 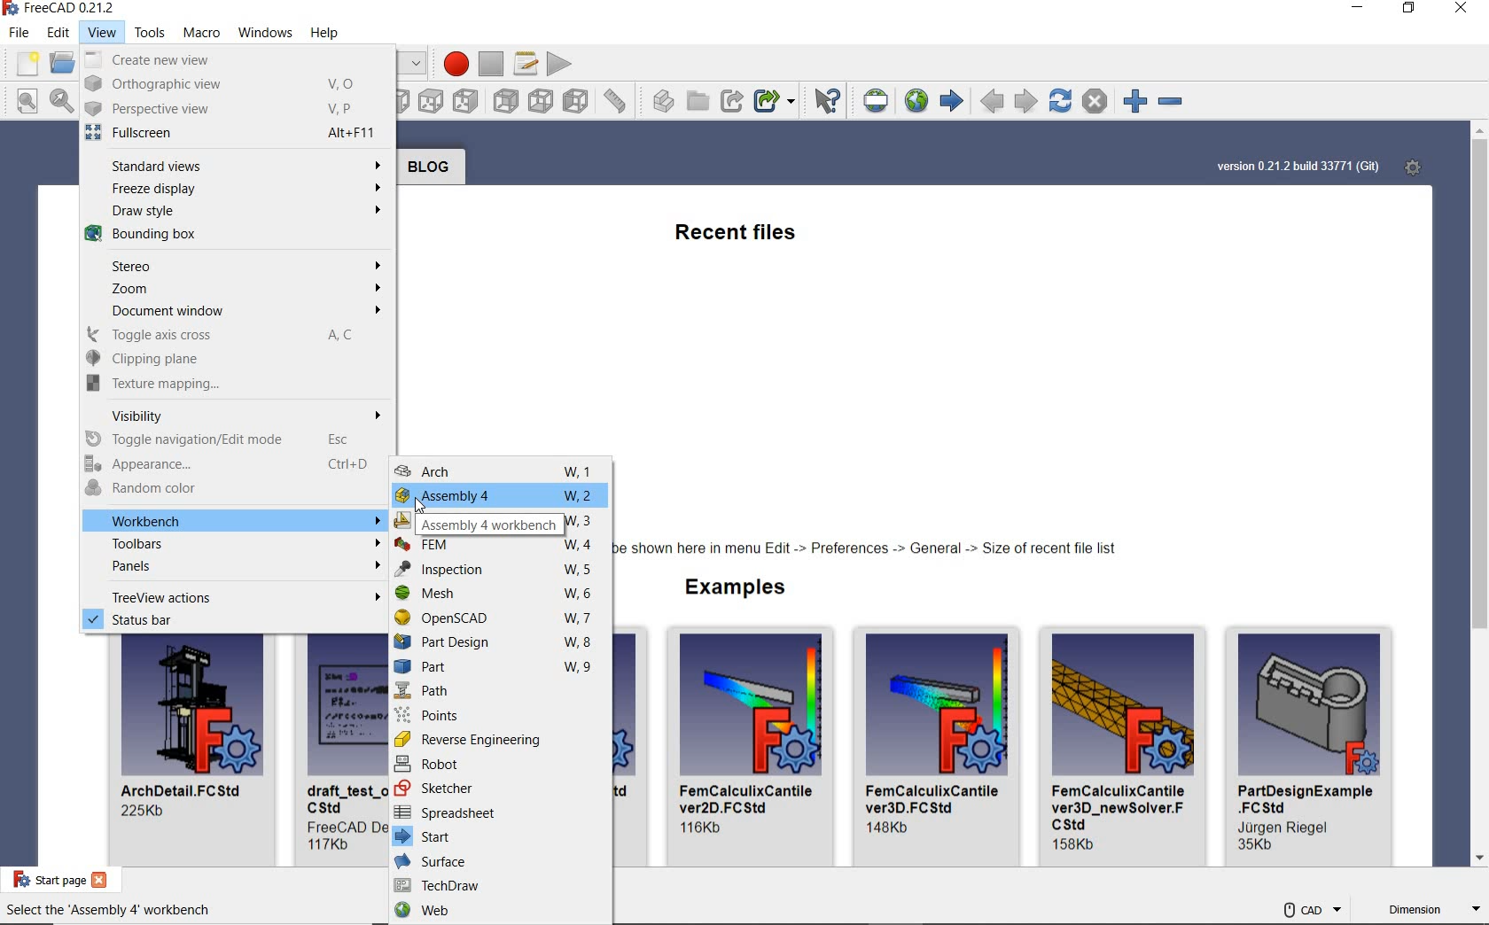 I want to click on FemCalculixCantile, so click(x=939, y=748).